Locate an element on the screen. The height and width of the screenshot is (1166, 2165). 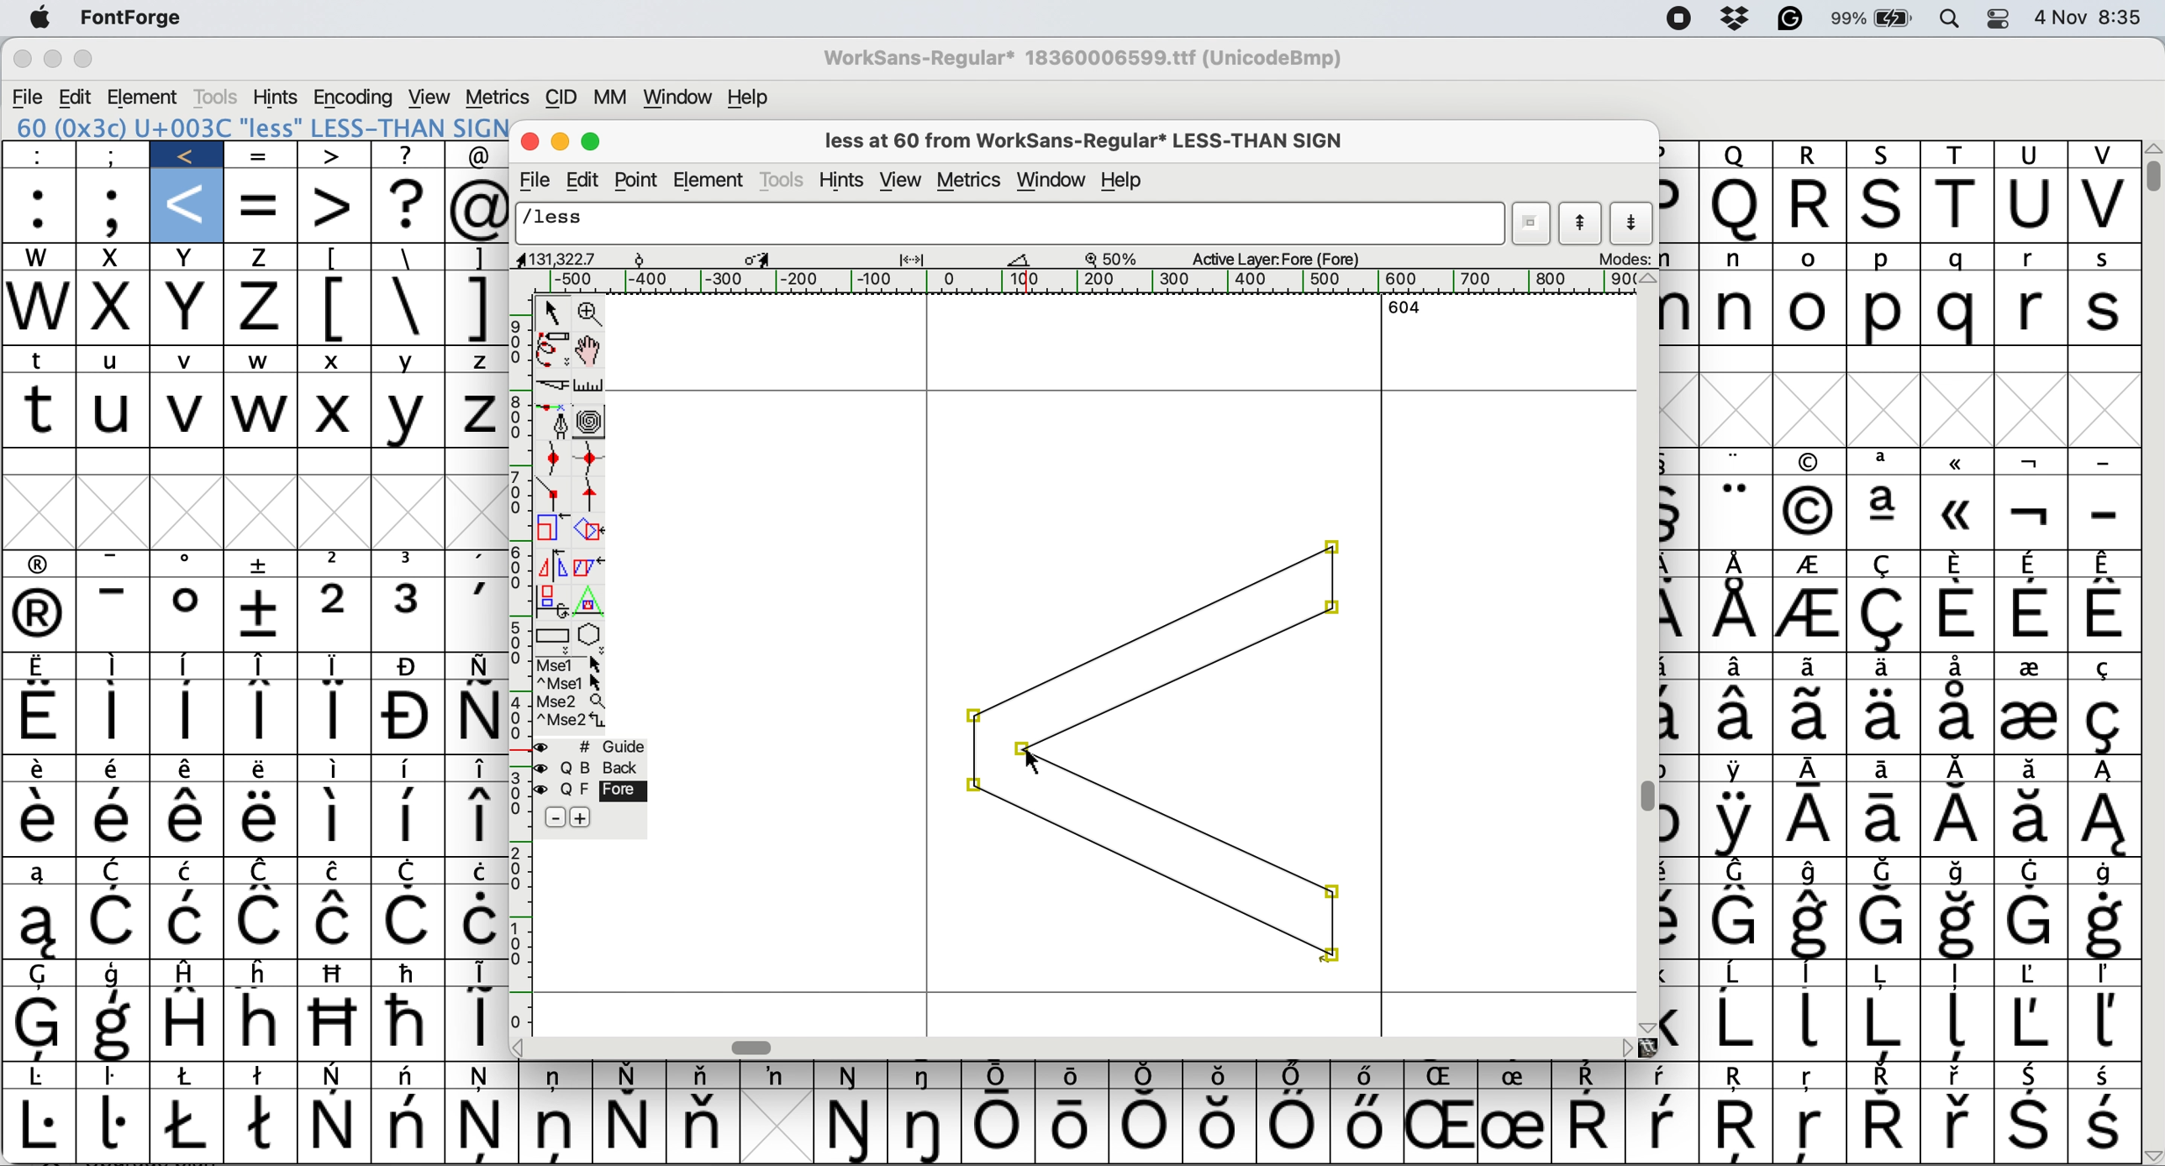
< is located at coordinates (189, 206).